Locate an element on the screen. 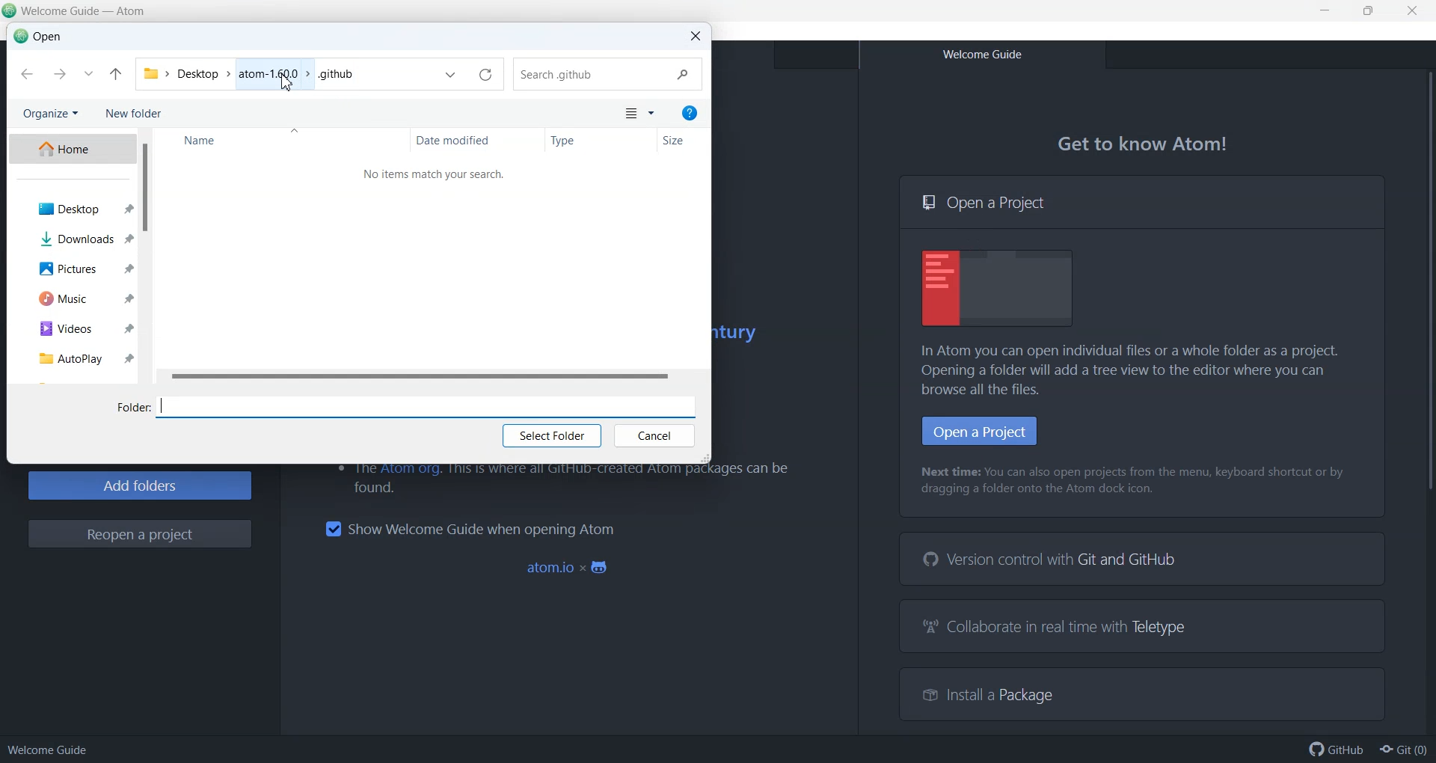 The height and width of the screenshot is (763, 1436). Add Folders is located at coordinates (139, 485).